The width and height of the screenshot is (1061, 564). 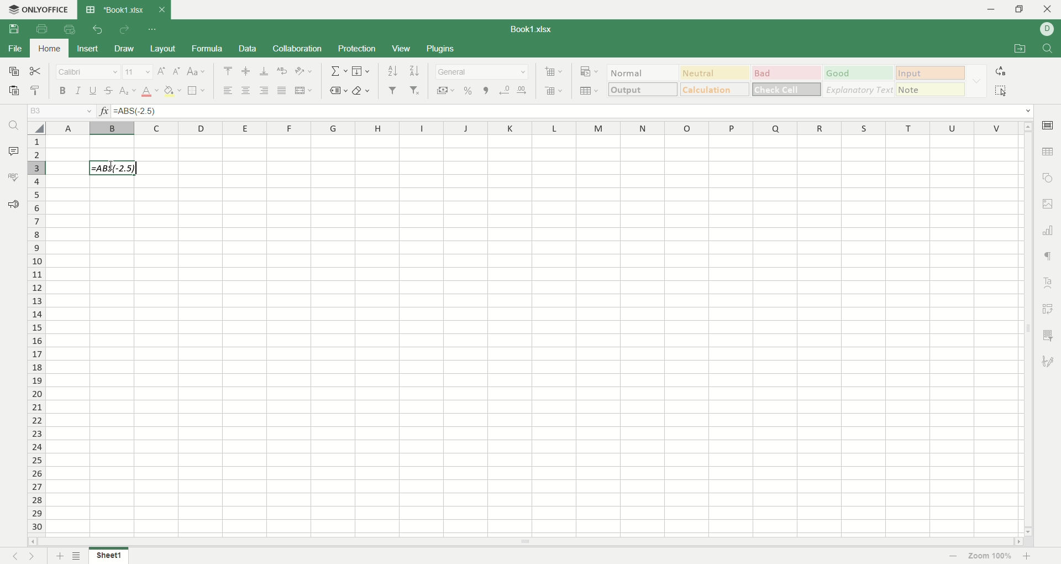 I want to click on protection, so click(x=359, y=48).